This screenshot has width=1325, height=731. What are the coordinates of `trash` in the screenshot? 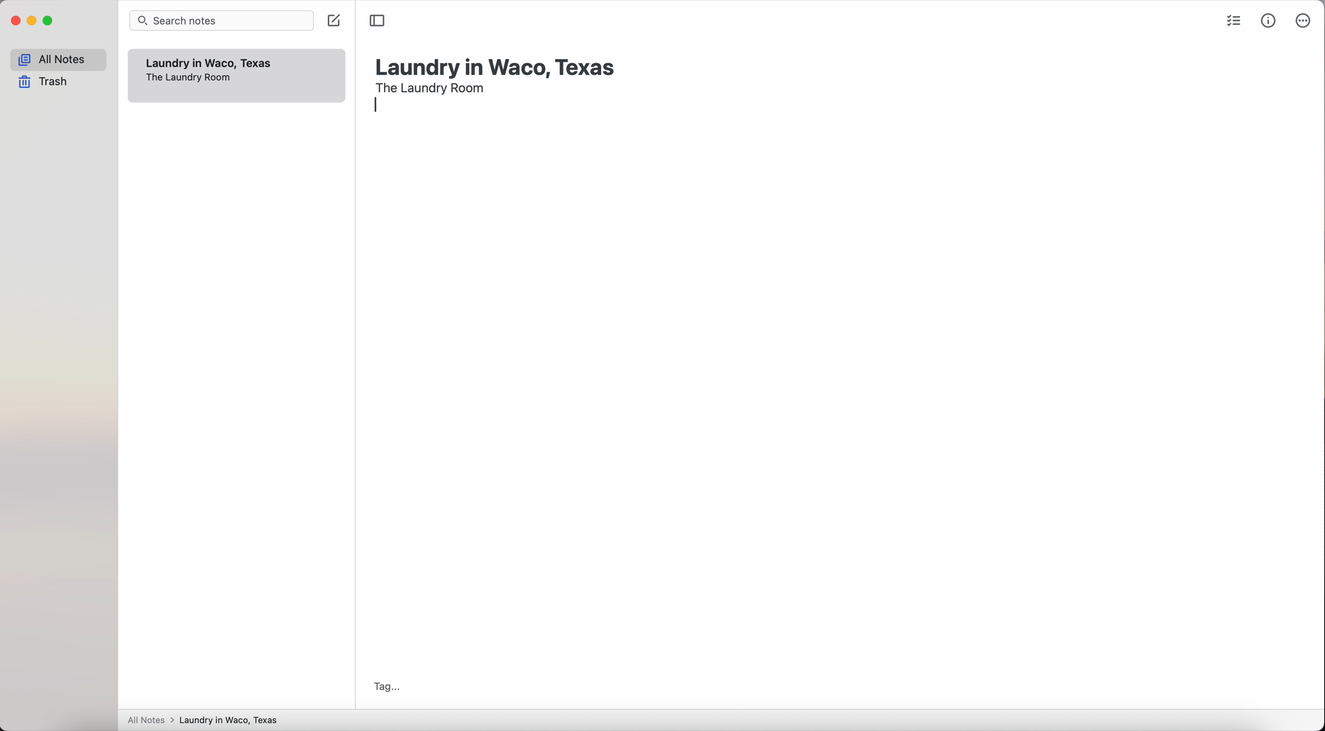 It's located at (46, 83).